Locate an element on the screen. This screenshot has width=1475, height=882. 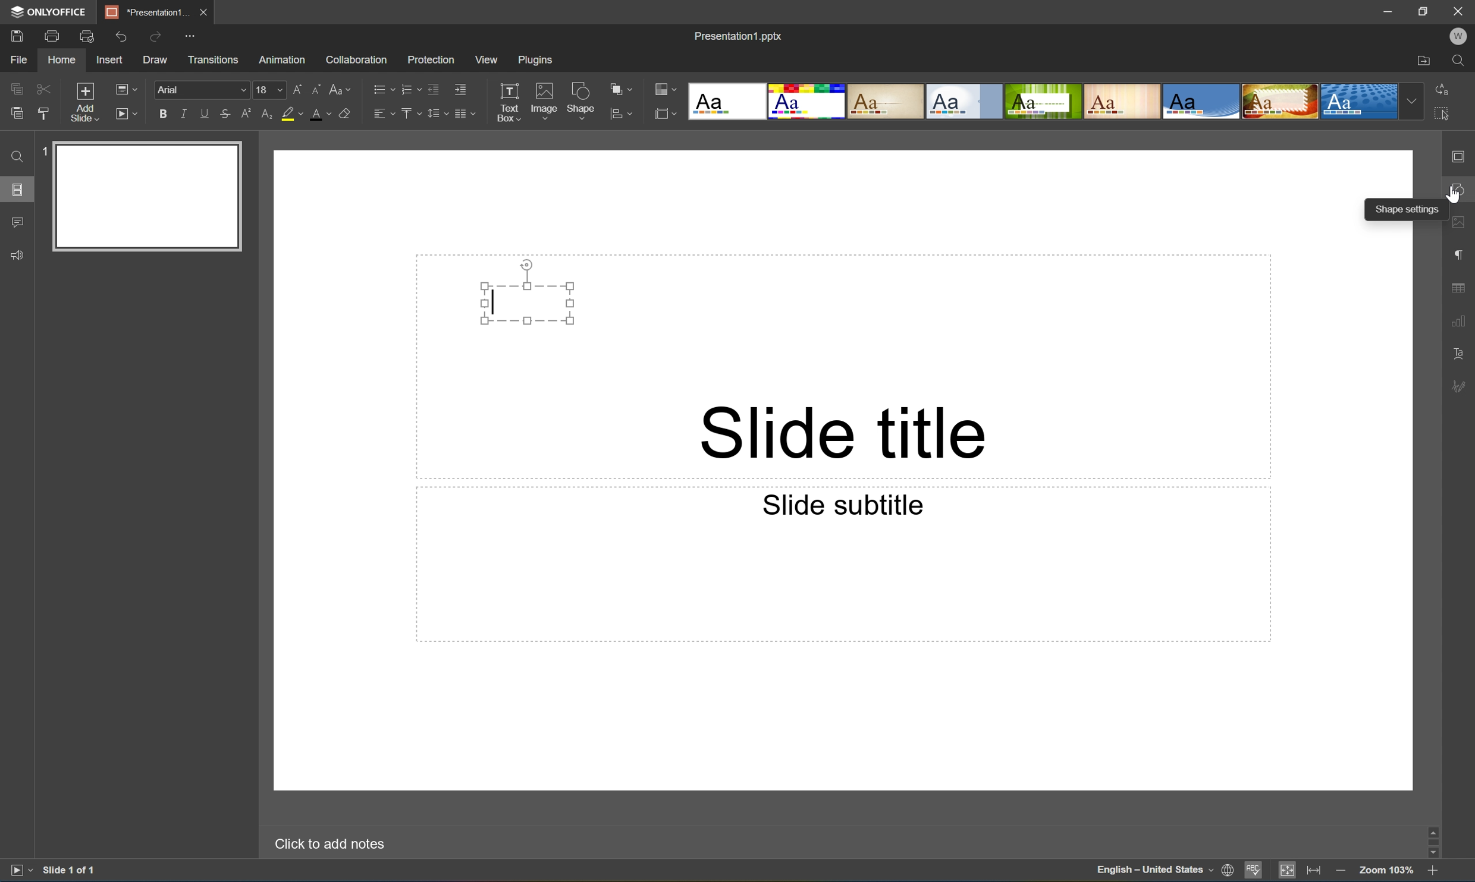
Highlight is located at coordinates (293, 115).